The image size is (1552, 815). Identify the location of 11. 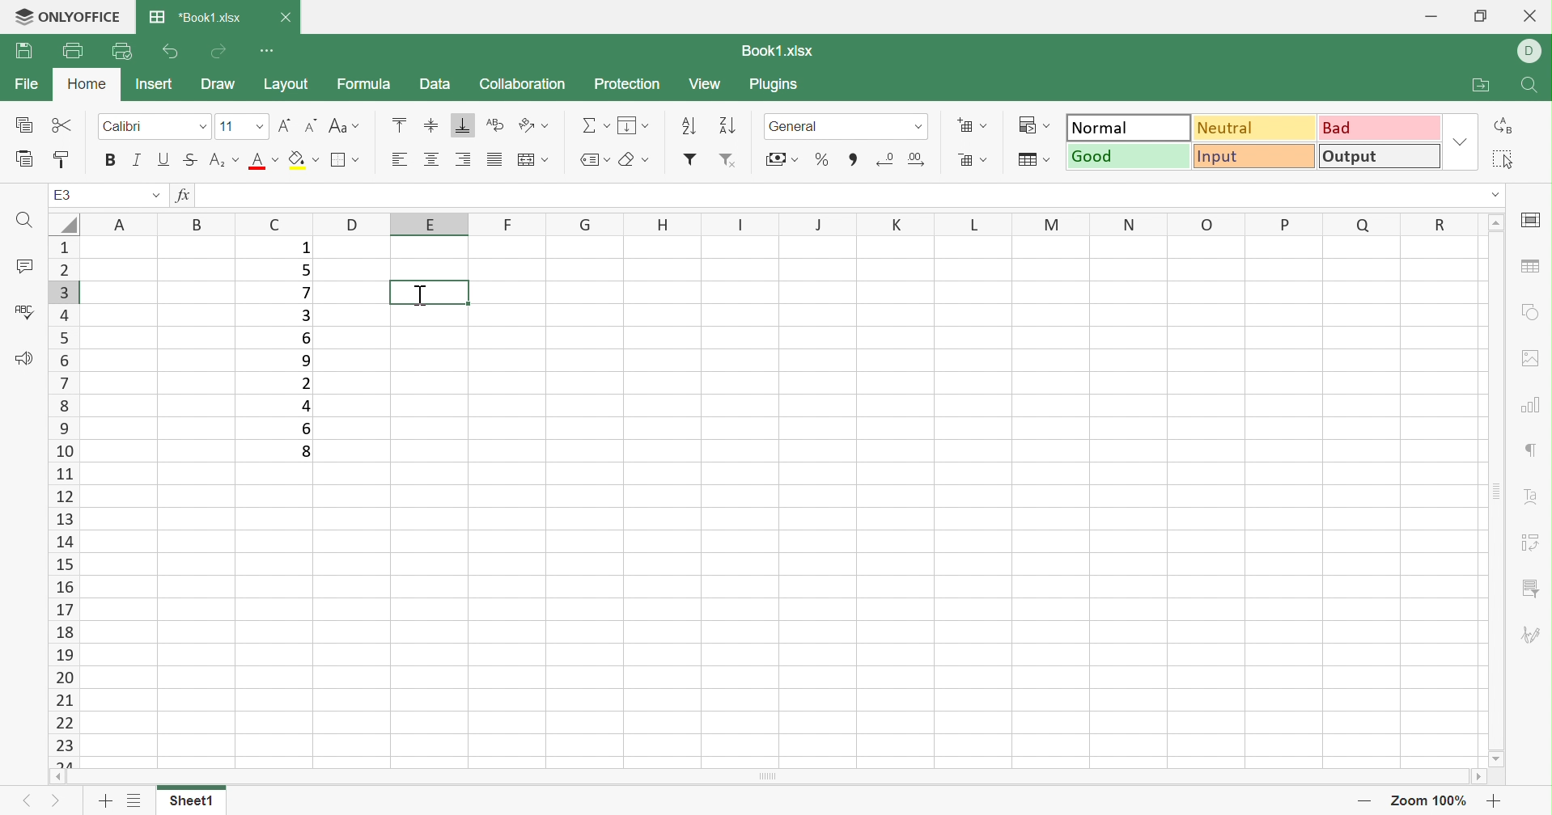
(228, 127).